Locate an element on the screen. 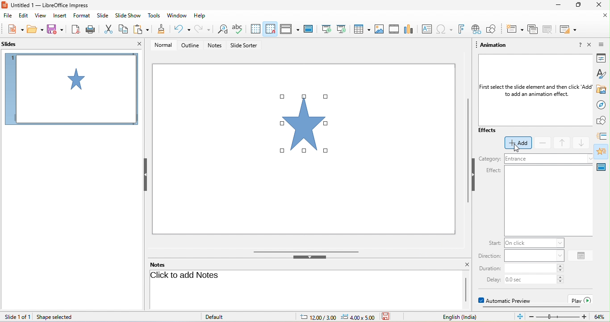 This screenshot has width=610, height=322. special character is located at coordinates (444, 29).